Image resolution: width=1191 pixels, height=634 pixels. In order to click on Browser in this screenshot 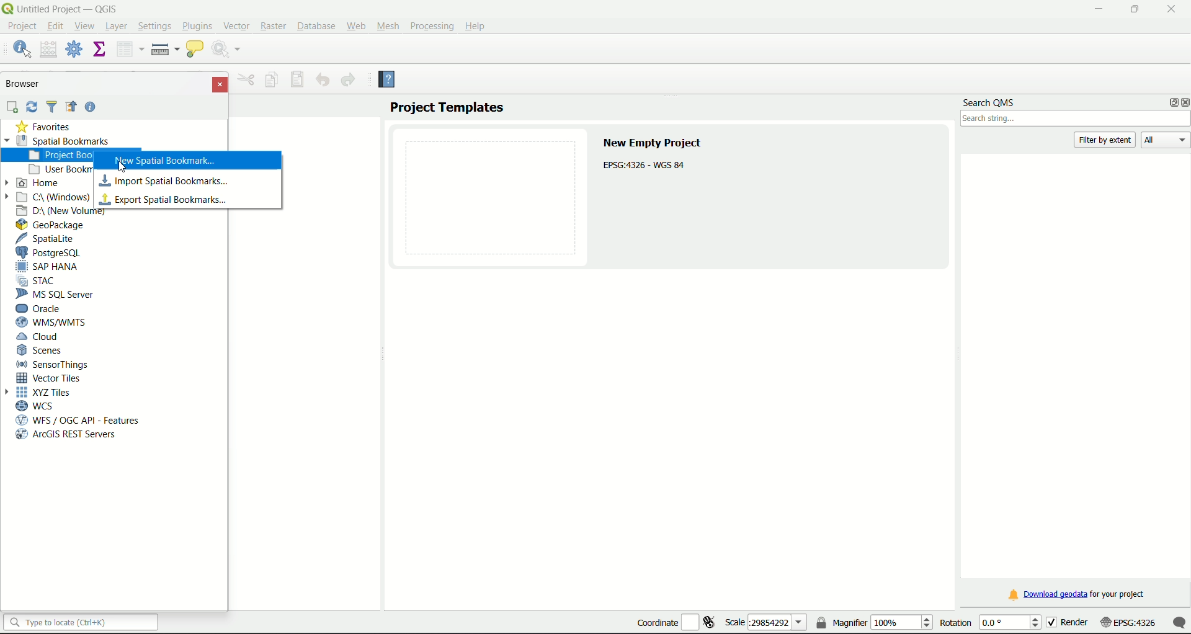, I will do `click(24, 83)`.